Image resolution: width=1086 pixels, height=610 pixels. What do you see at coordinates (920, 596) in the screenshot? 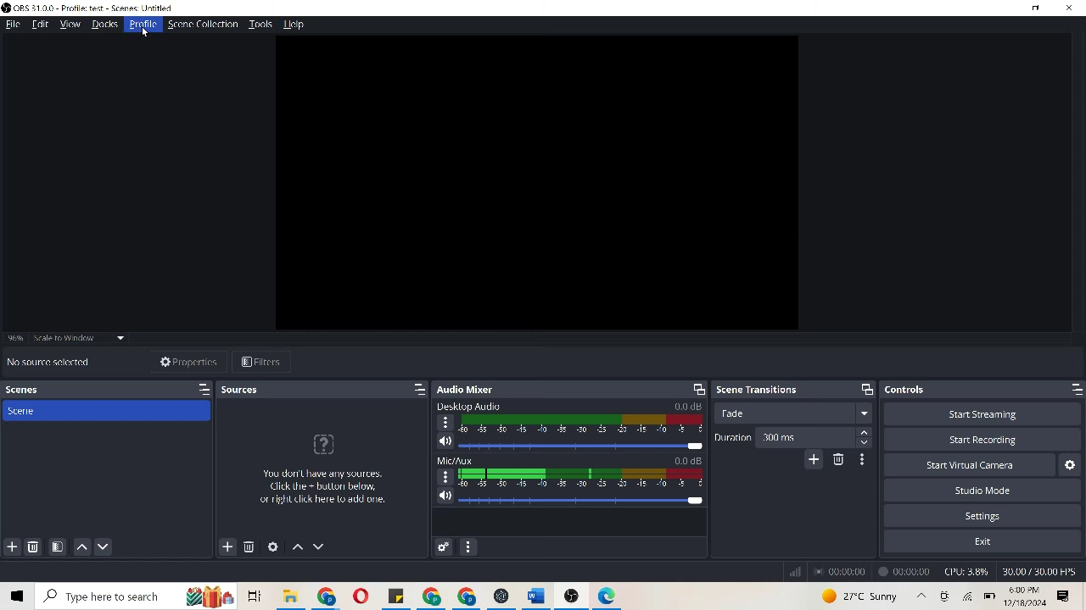
I see `up` at bounding box center [920, 596].